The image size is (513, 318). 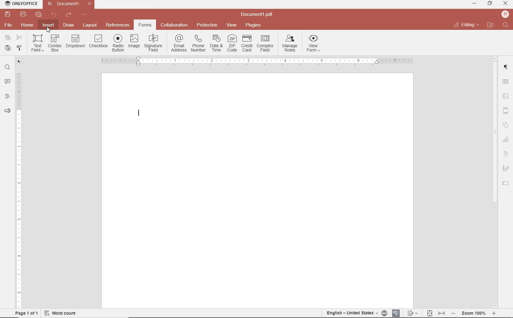 I want to click on quick print, so click(x=38, y=14).